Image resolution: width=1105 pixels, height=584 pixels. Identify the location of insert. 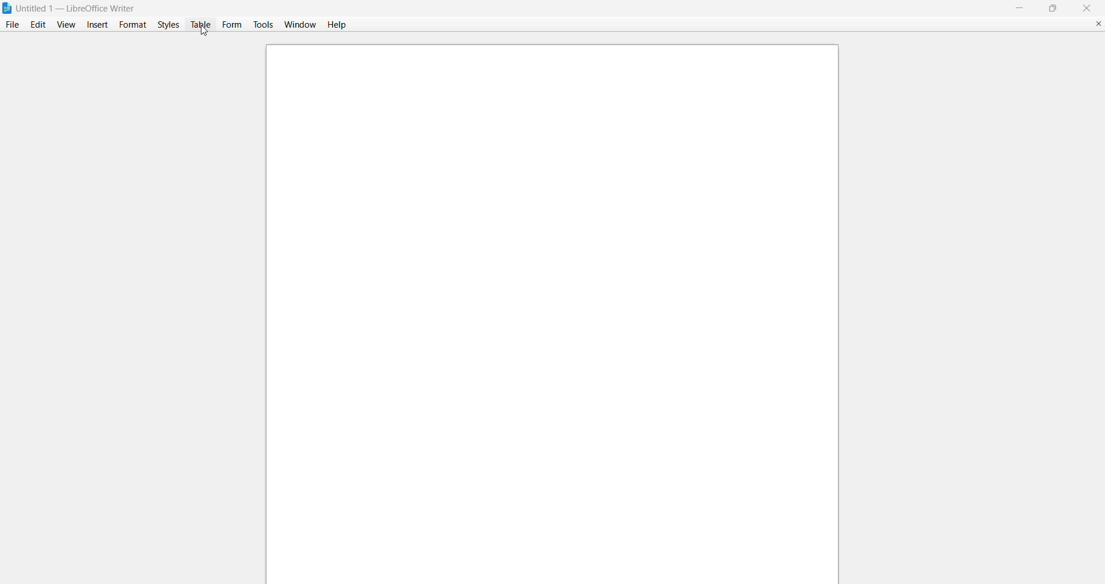
(98, 24).